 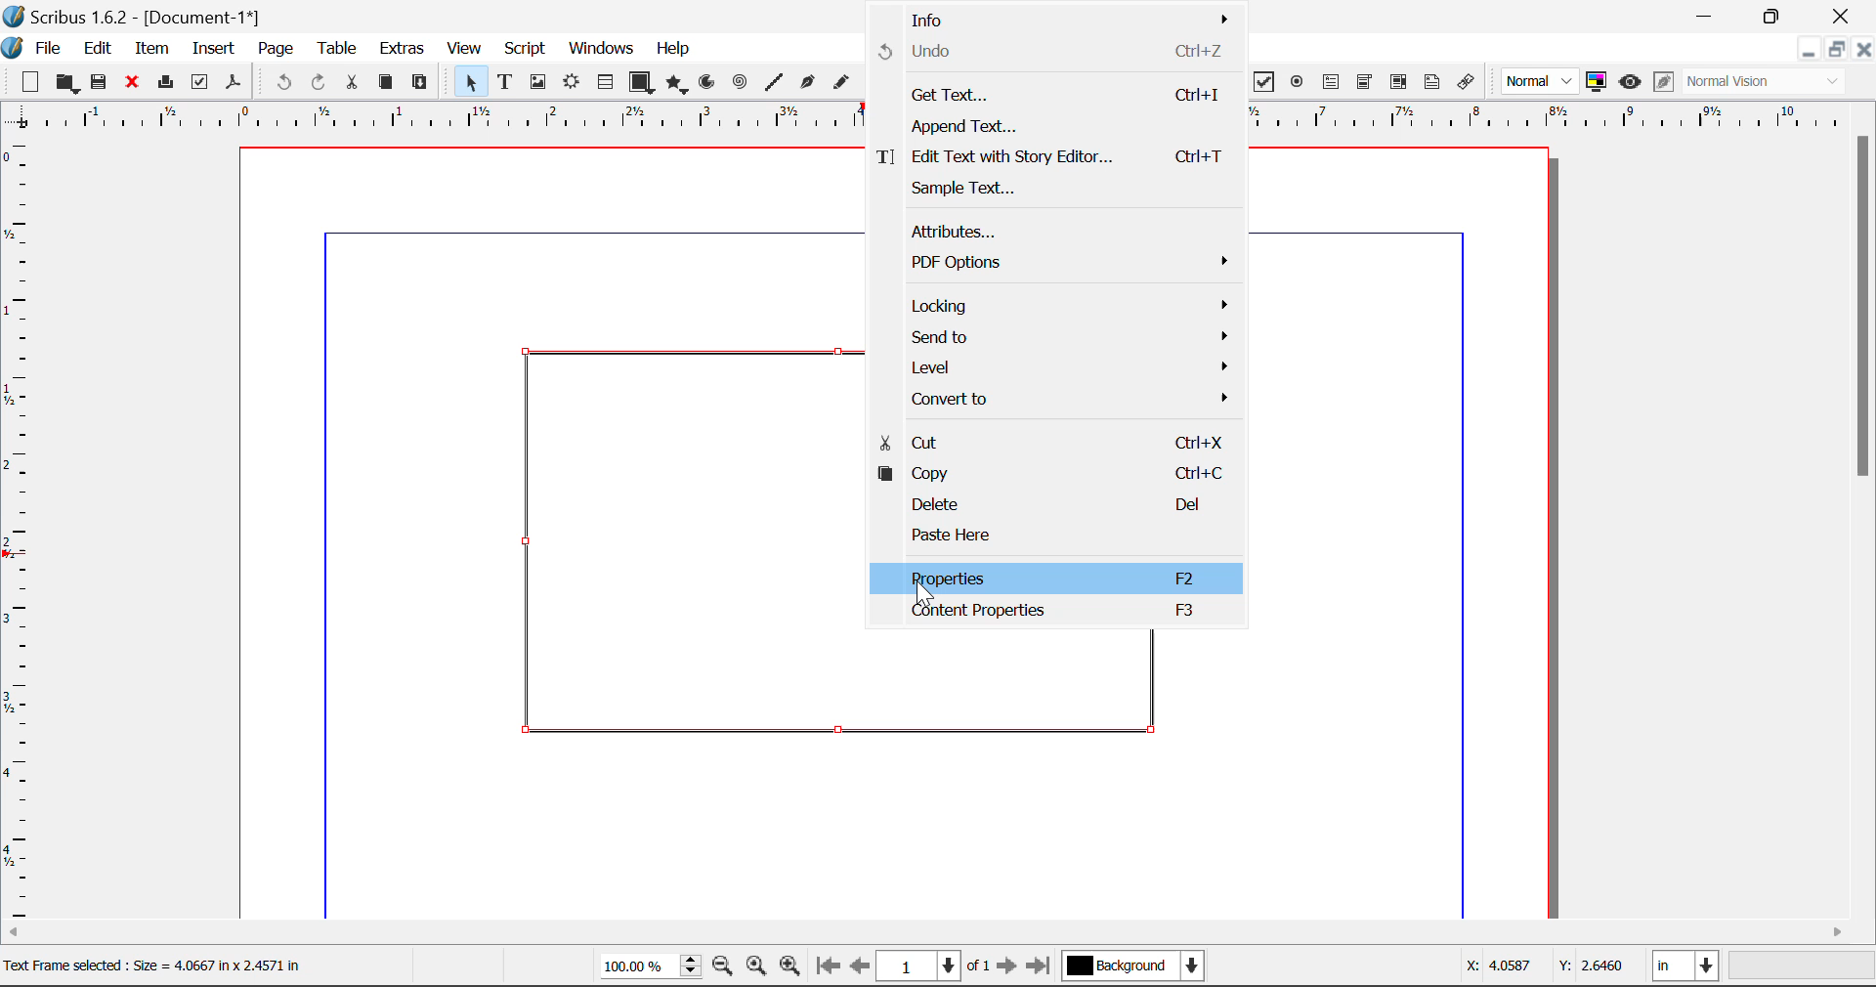 What do you see at coordinates (1055, 51) in the screenshot?
I see `Undo` at bounding box center [1055, 51].